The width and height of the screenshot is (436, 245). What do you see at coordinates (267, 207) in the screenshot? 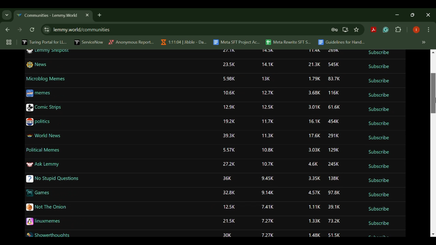
I see `7.41K` at bounding box center [267, 207].